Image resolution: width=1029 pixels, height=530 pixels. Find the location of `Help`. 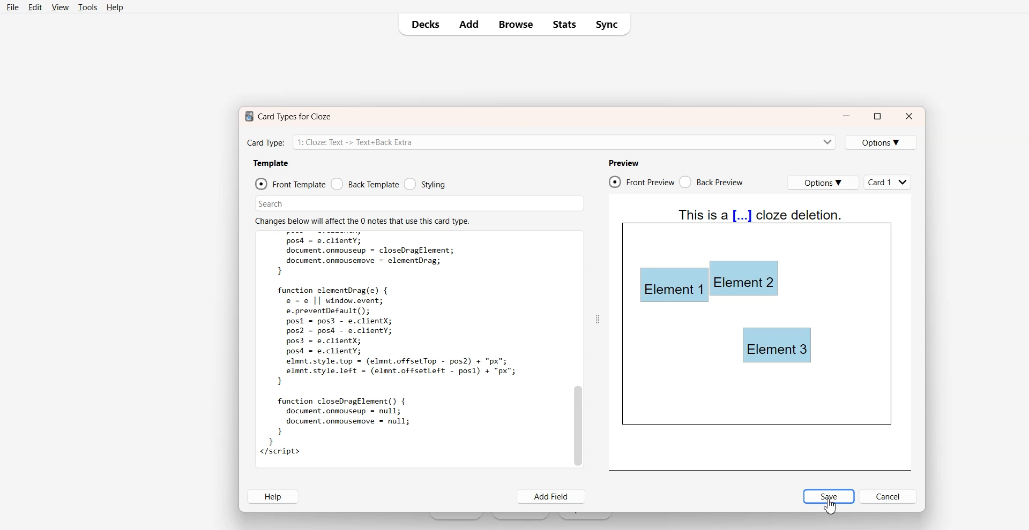

Help is located at coordinates (272, 496).